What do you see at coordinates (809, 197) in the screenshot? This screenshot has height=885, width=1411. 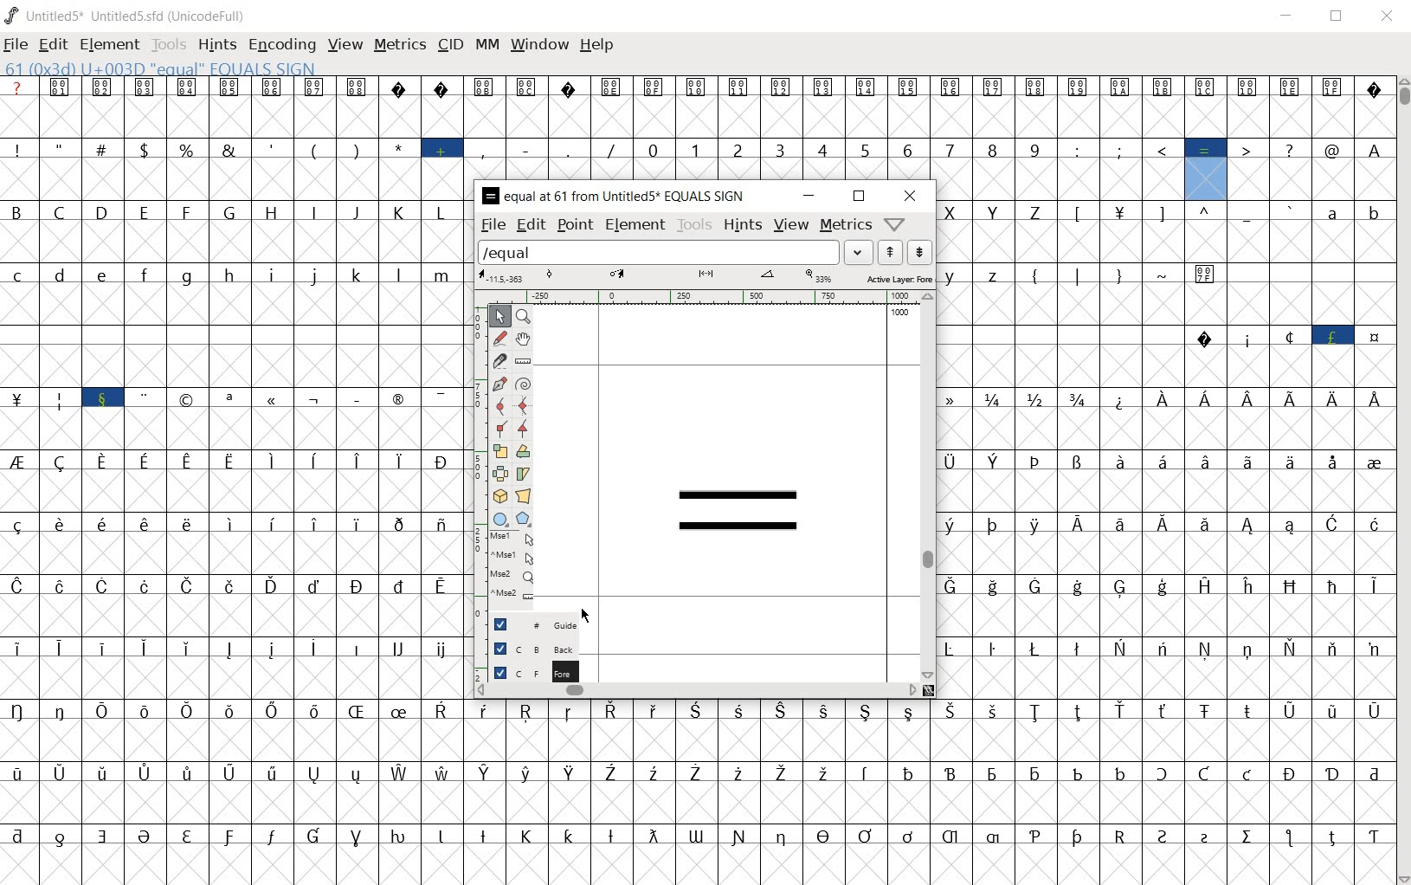 I see `minimize` at bounding box center [809, 197].